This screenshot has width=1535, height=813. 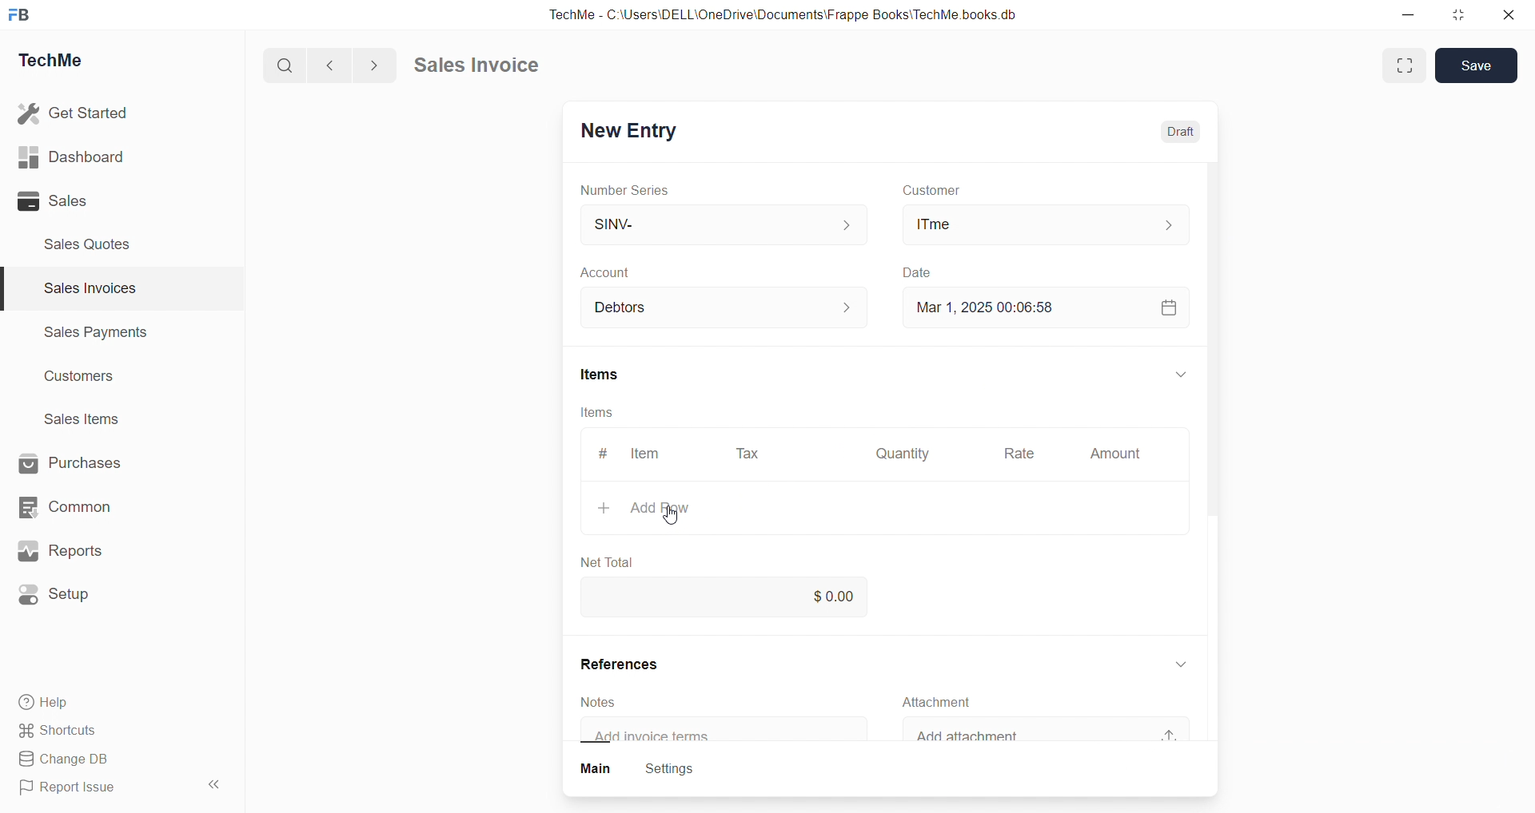 What do you see at coordinates (991, 736) in the screenshot?
I see `Add attachment` at bounding box center [991, 736].